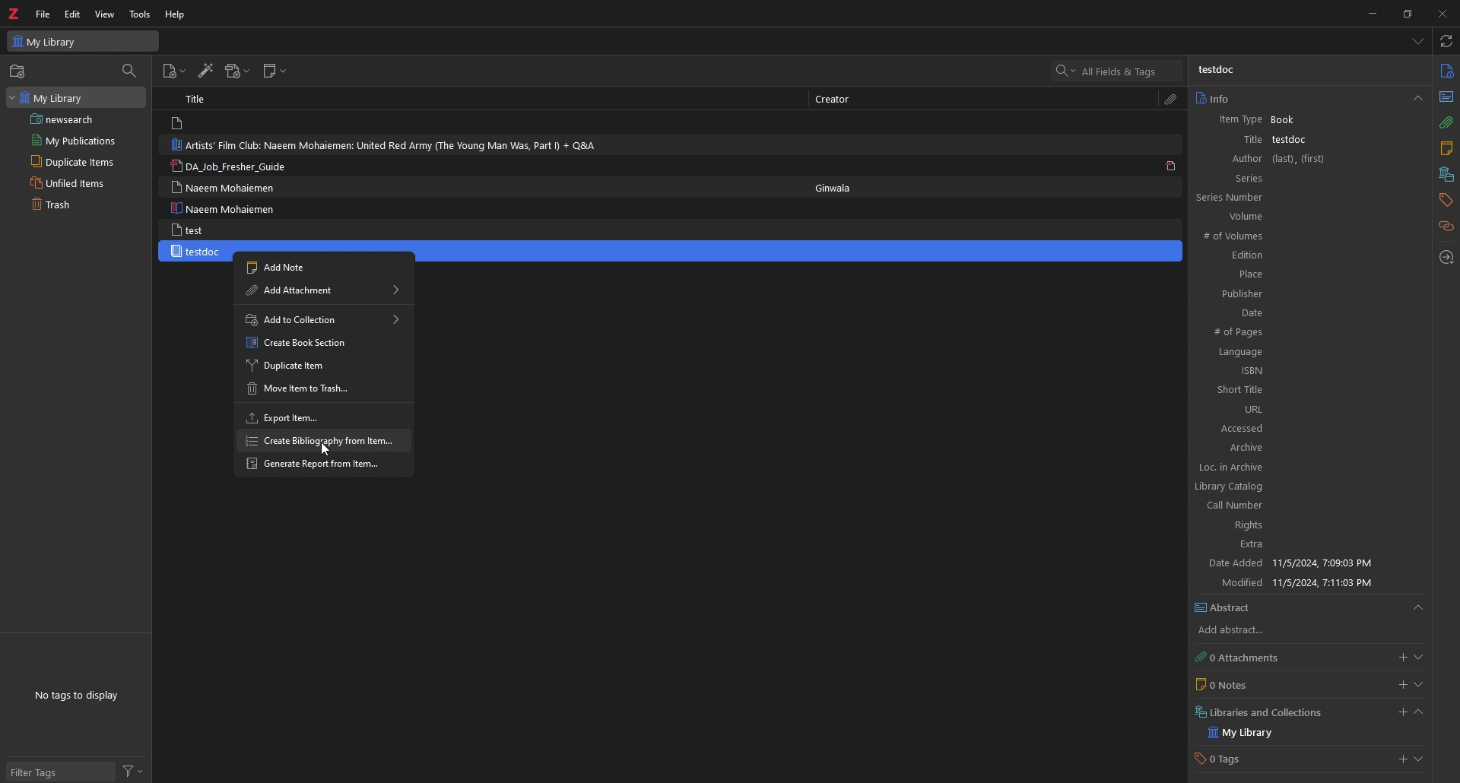  I want to click on Book, so click(1290, 120).